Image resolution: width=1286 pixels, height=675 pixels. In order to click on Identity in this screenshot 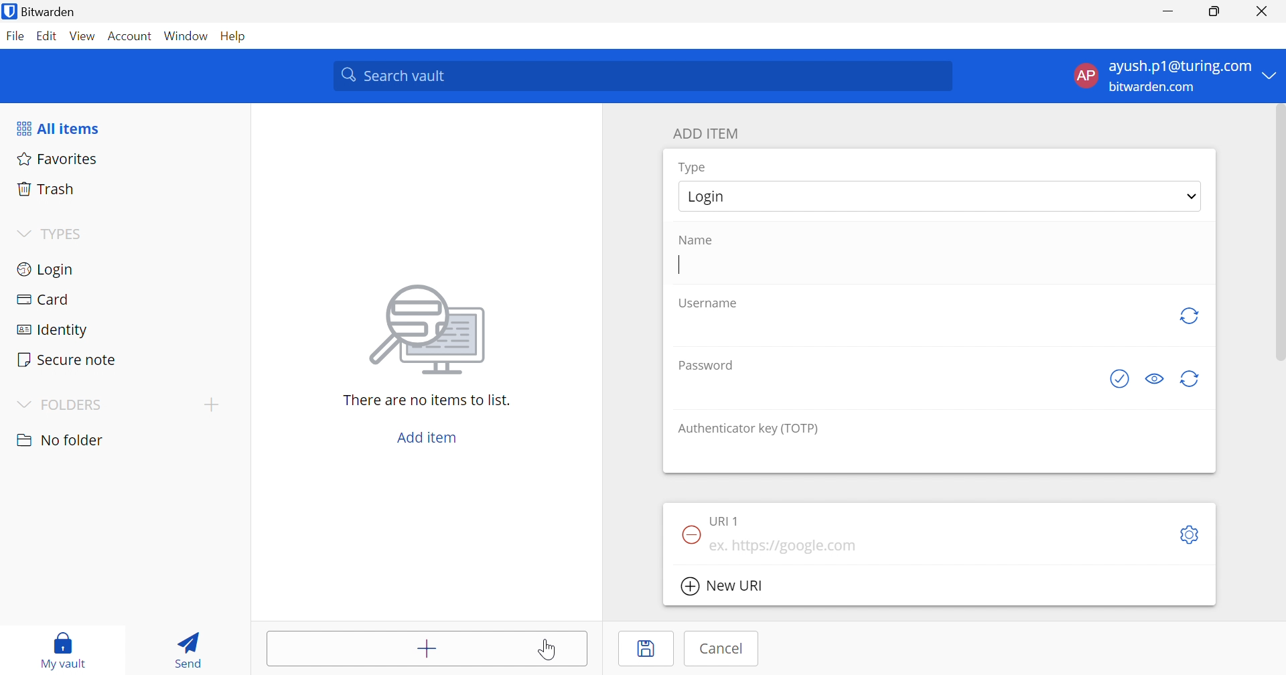, I will do `click(48, 331)`.